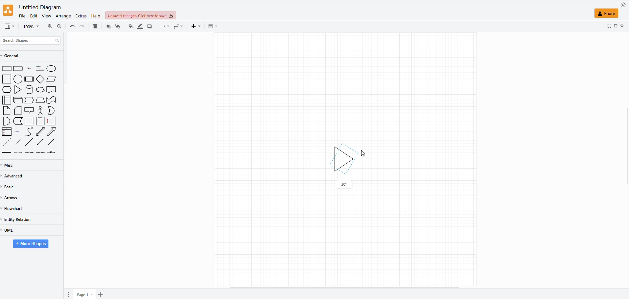 This screenshot has height=299, width=629. What do you see at coordinates (345, 185) in the screenshot?
I see `degree` at bounding box center [345, 185].